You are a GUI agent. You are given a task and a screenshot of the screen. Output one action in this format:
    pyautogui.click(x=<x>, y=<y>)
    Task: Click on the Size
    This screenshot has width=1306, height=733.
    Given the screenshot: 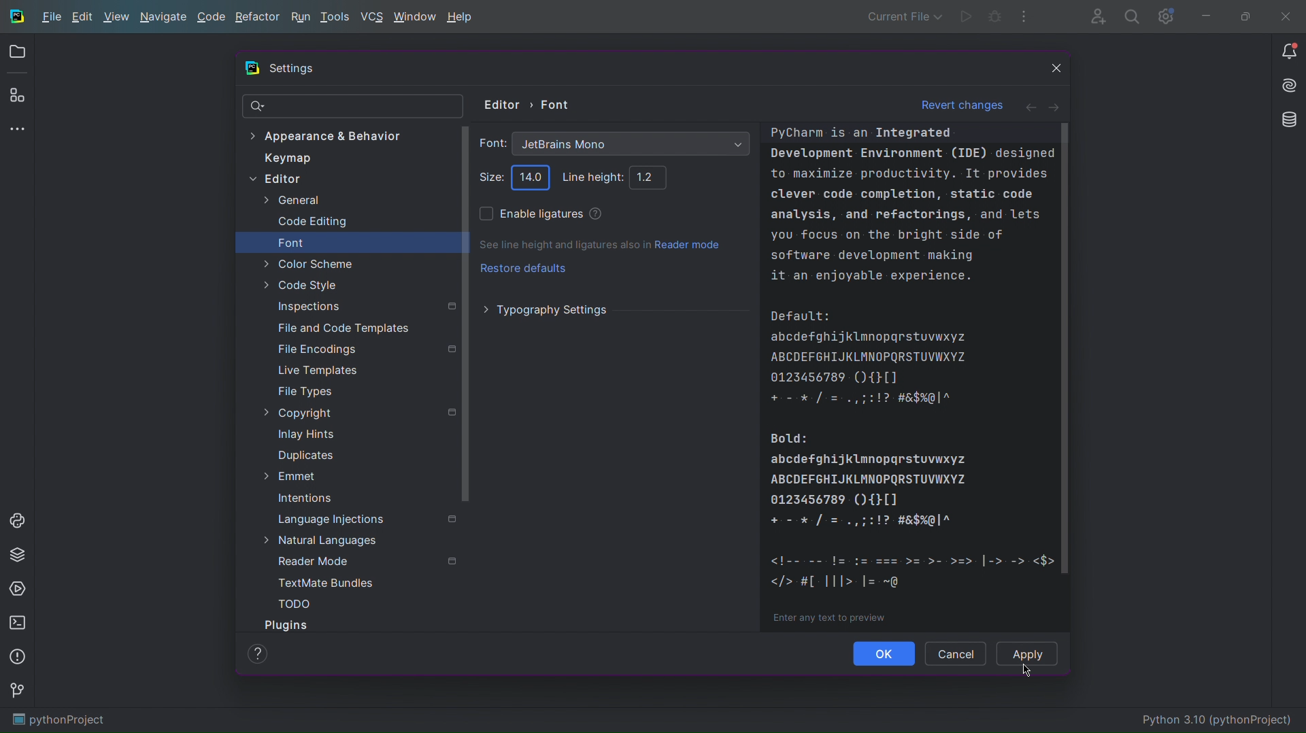 What is the action you would take?
    pyautogui.click(x=492, y=177)
    